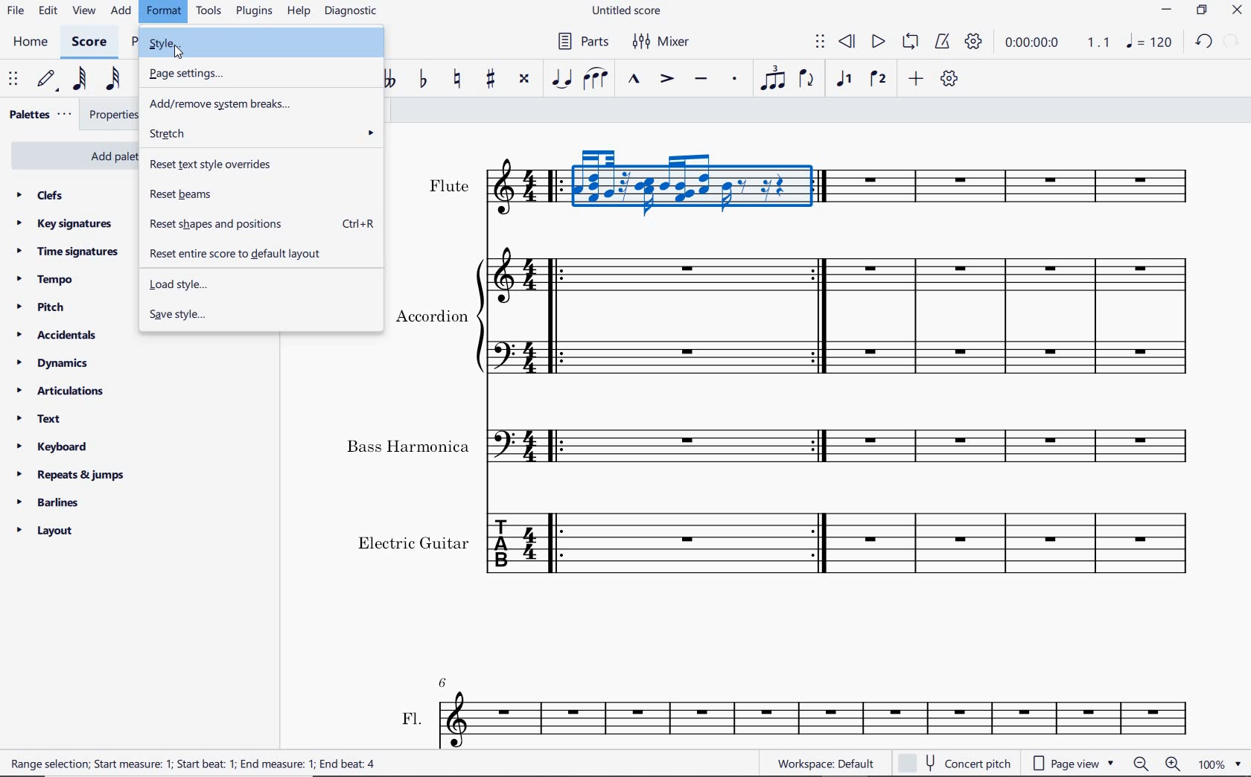  Describe the element at coordinates (254, 11) in the screenshot. I see `plugins` at that location.